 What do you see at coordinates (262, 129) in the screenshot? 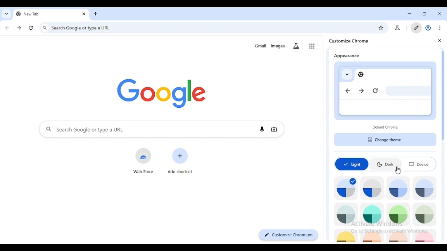
I see `search by voice` at bounding box center [262, 129].